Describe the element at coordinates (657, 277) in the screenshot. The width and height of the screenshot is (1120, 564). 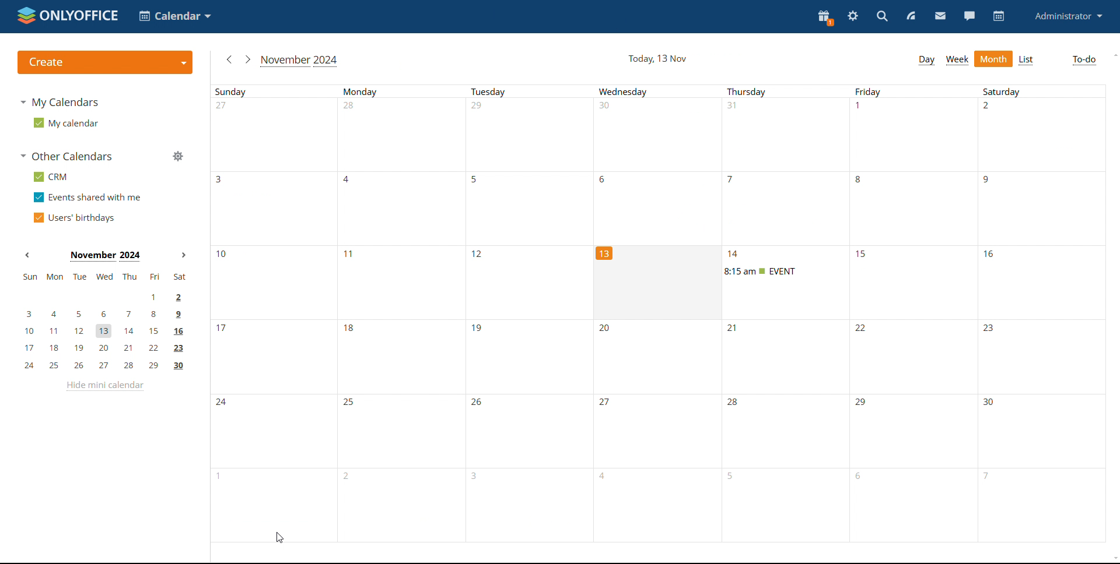
I see `current date ` at that location.